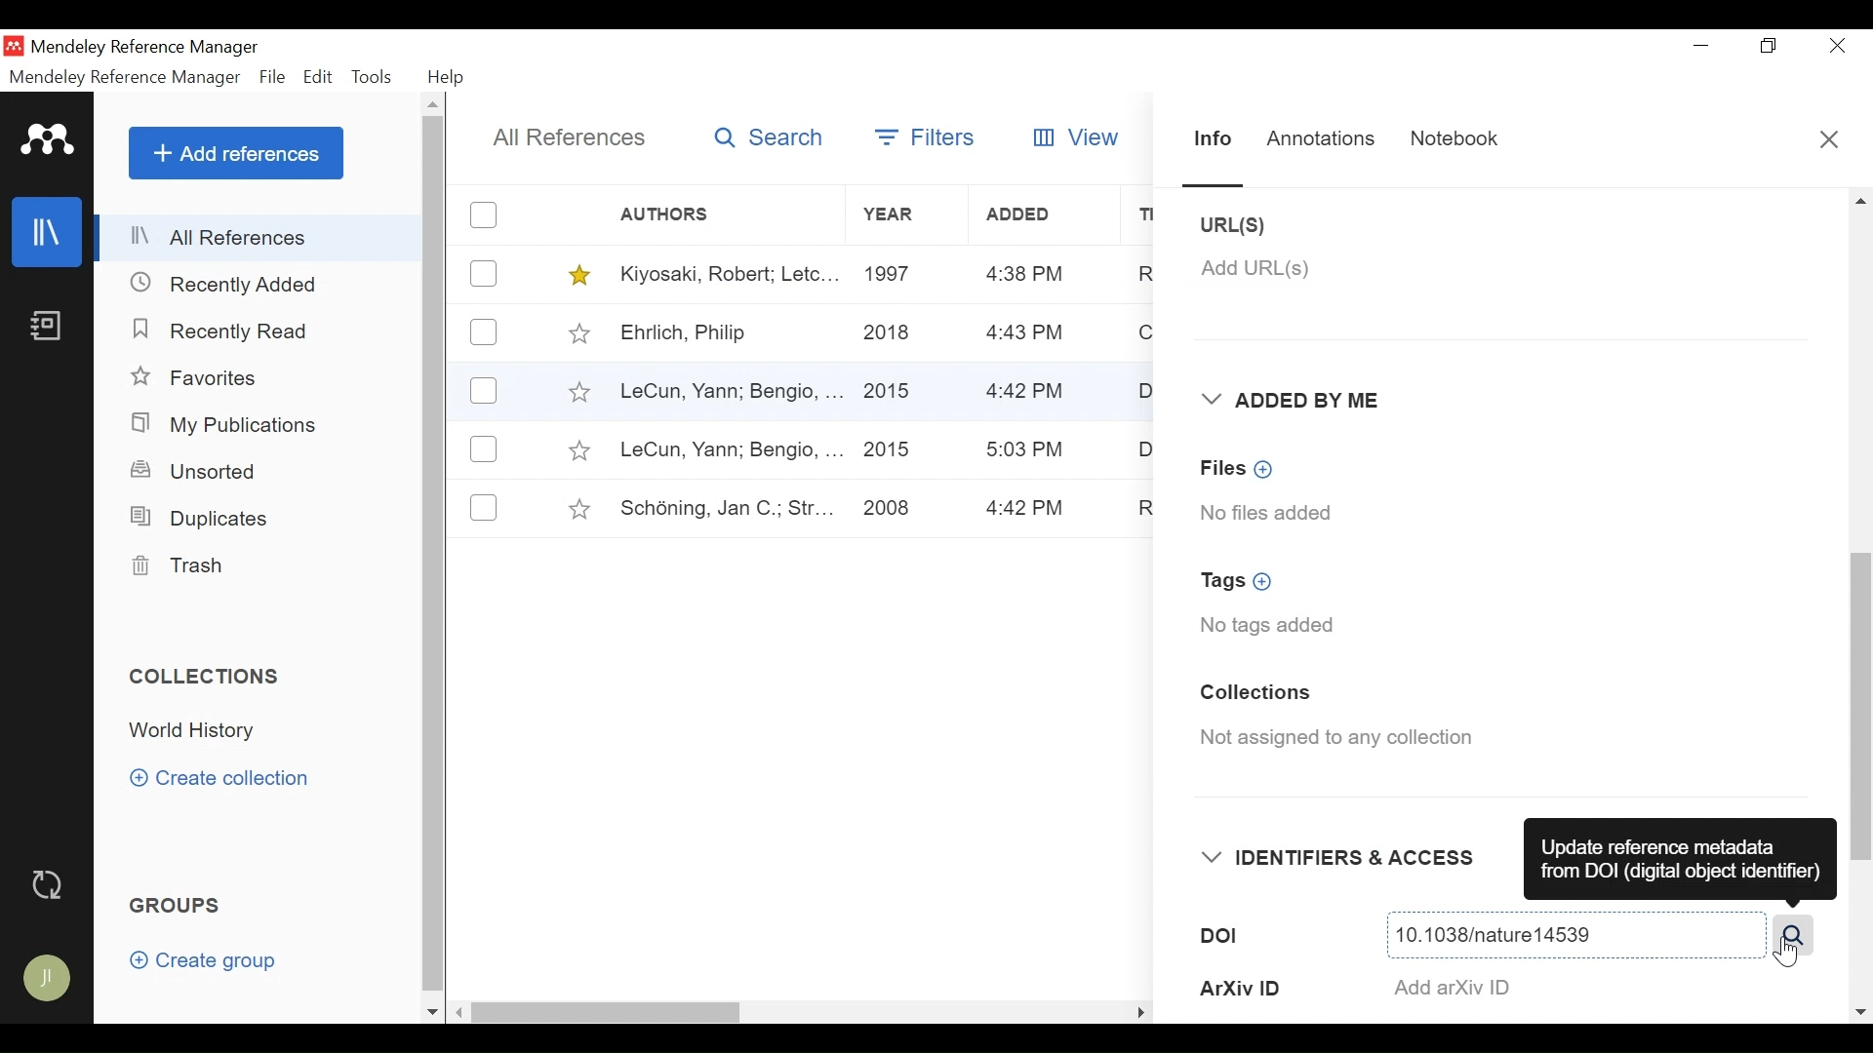 The height and width of the screenshot is (1053, 1873). I want to click on Favorites, so click(208, 379).